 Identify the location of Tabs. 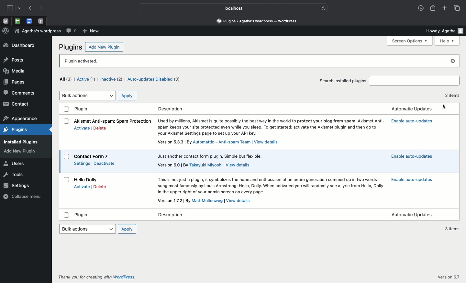
(457, 8).